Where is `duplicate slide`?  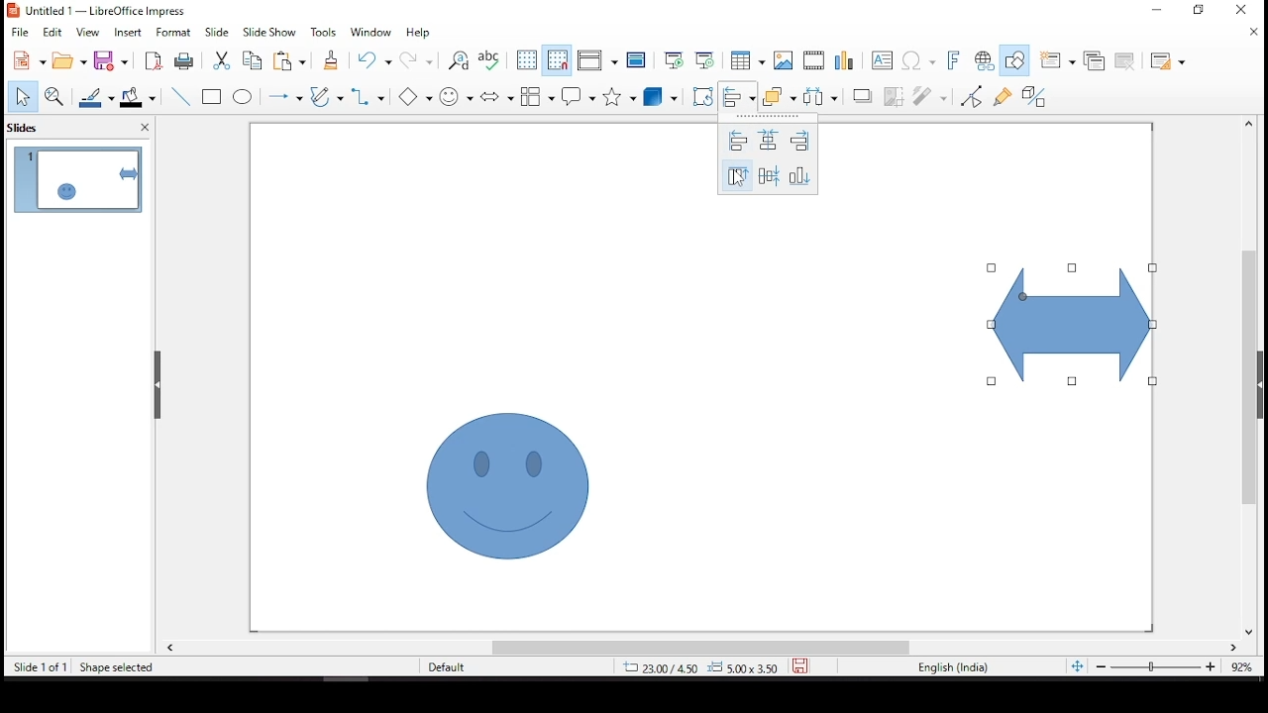
duplicate slide is located at coordinates (1096, 58).